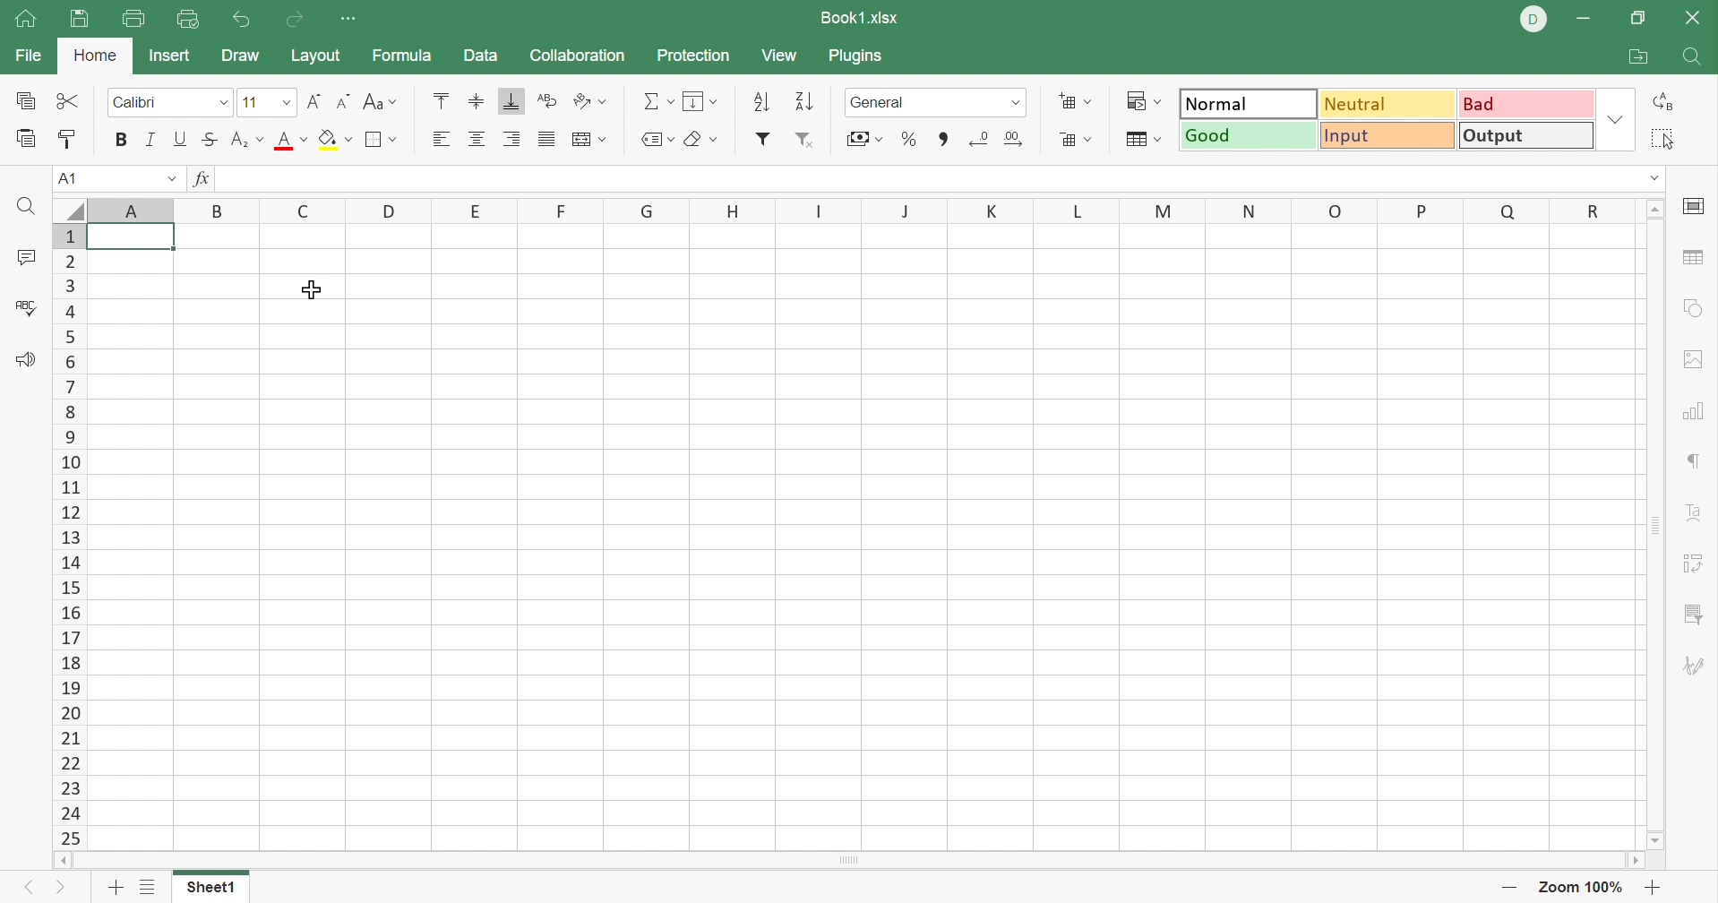  I want to click on Ascending order, so click(763, 99).